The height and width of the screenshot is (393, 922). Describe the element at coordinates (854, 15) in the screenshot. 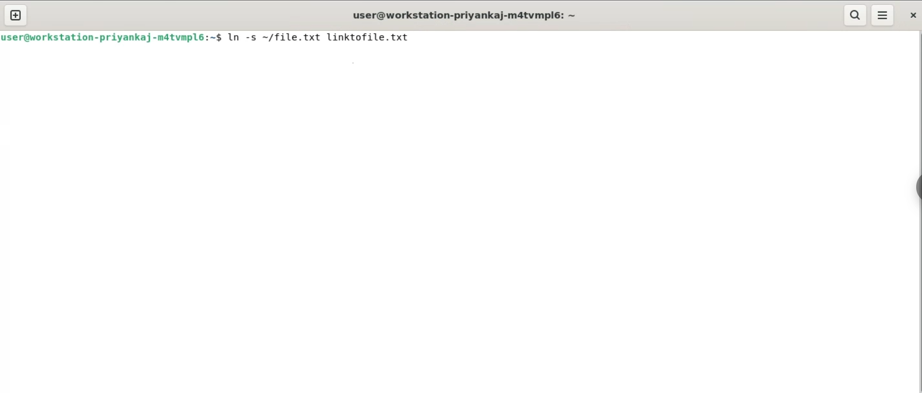

I see `search` at that location.